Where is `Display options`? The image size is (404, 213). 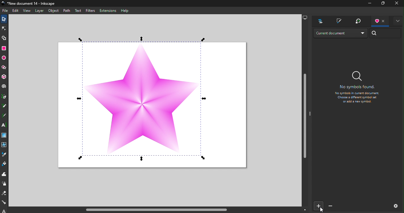 Display options is located at coordinates (306, 17).